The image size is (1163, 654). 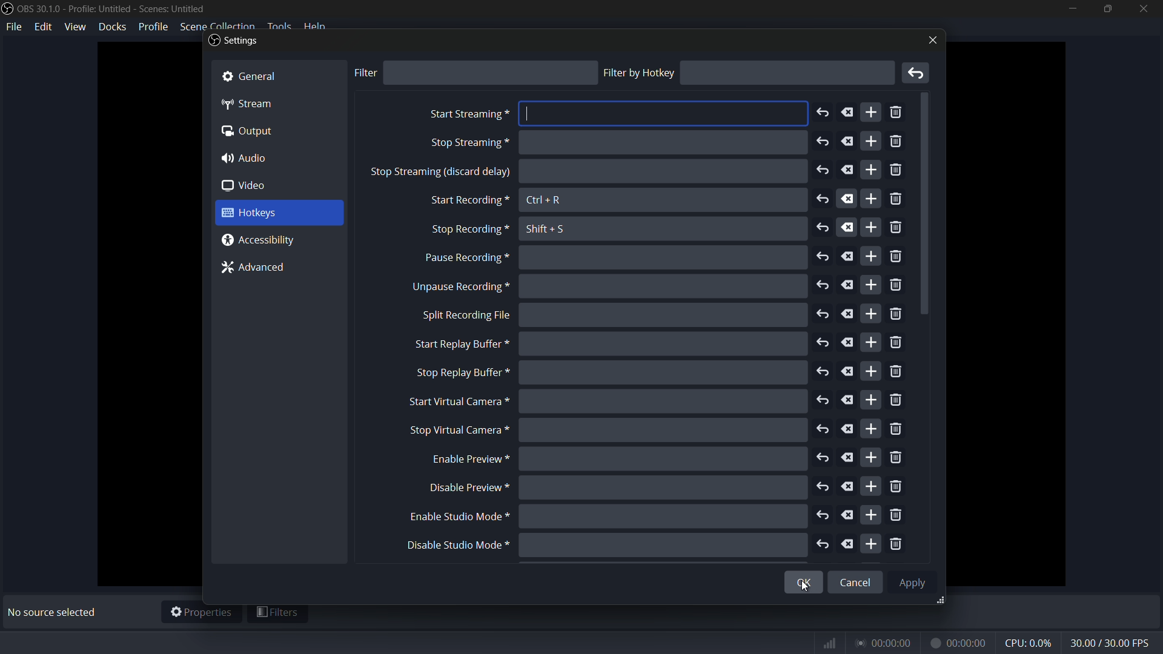 I want to click on undo, so click(x=823, y=228).